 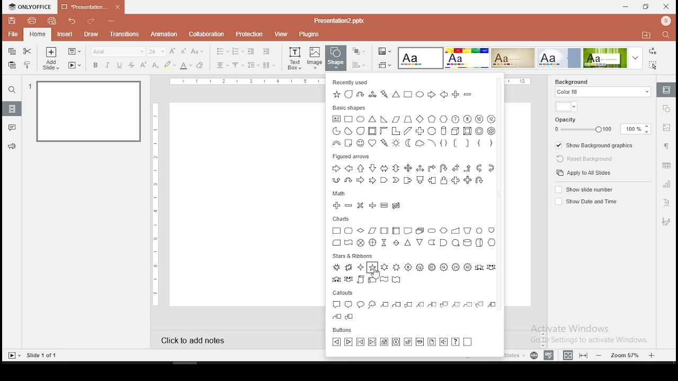 What do you see at coordinates (566, 107) in the screenshot?
I see `background fill color` at bounding box center [566, 107].